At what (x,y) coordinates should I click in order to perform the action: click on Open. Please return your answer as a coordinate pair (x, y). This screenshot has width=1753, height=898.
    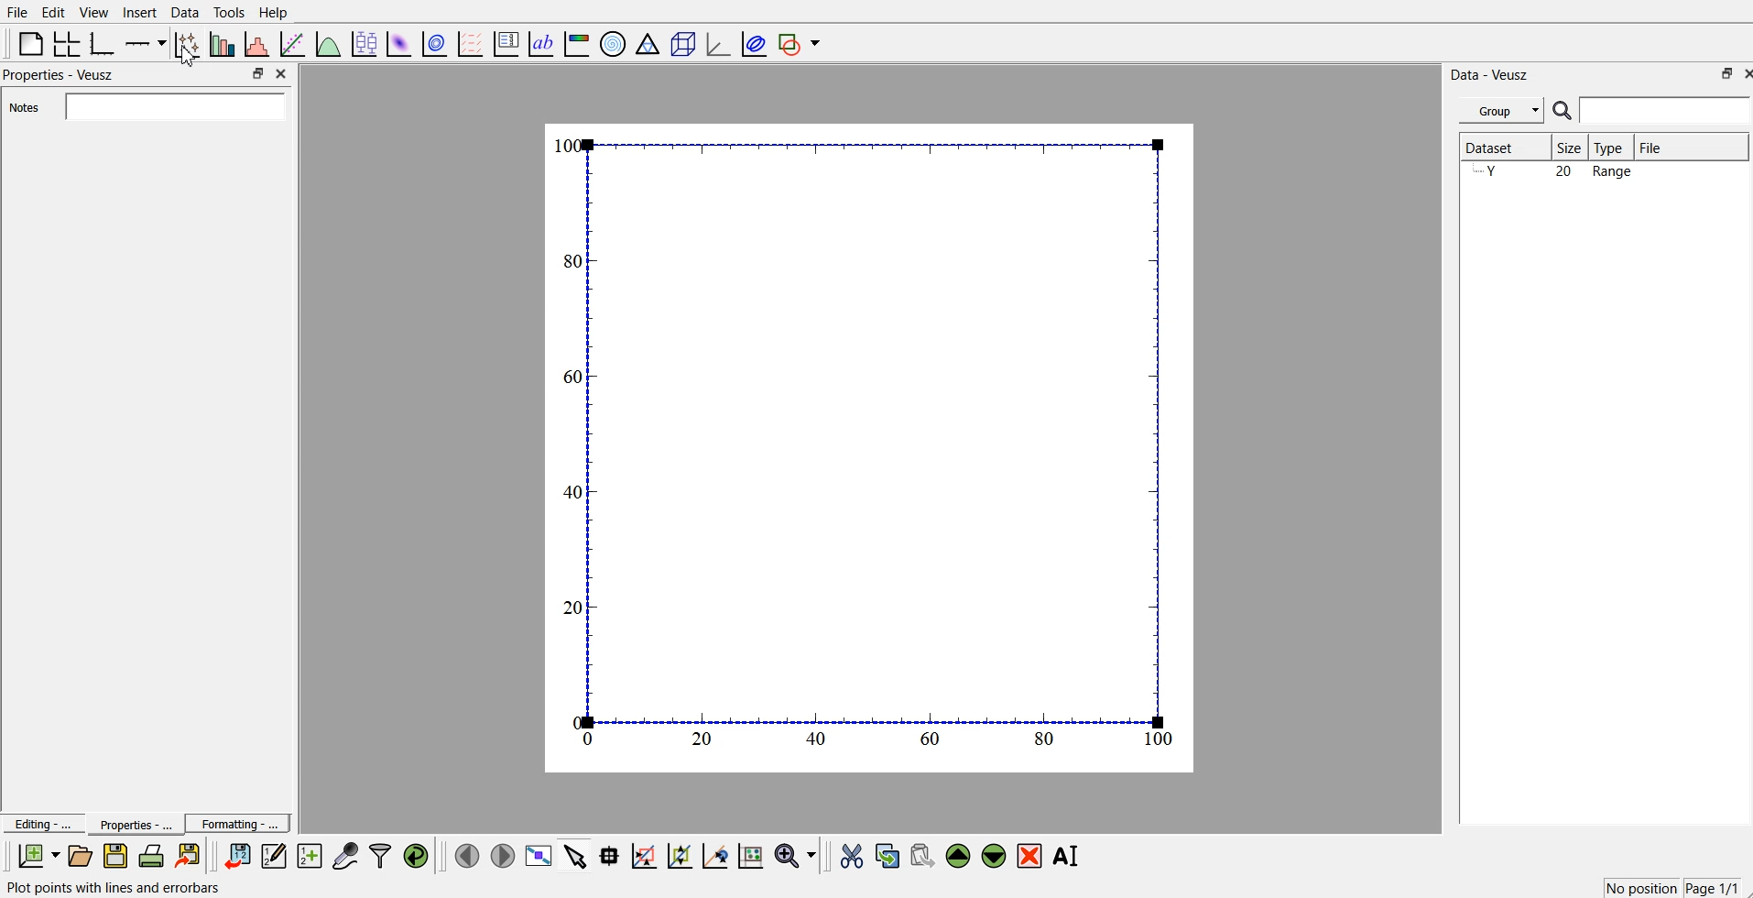
    Looking at the image, I should click on (80, 855).